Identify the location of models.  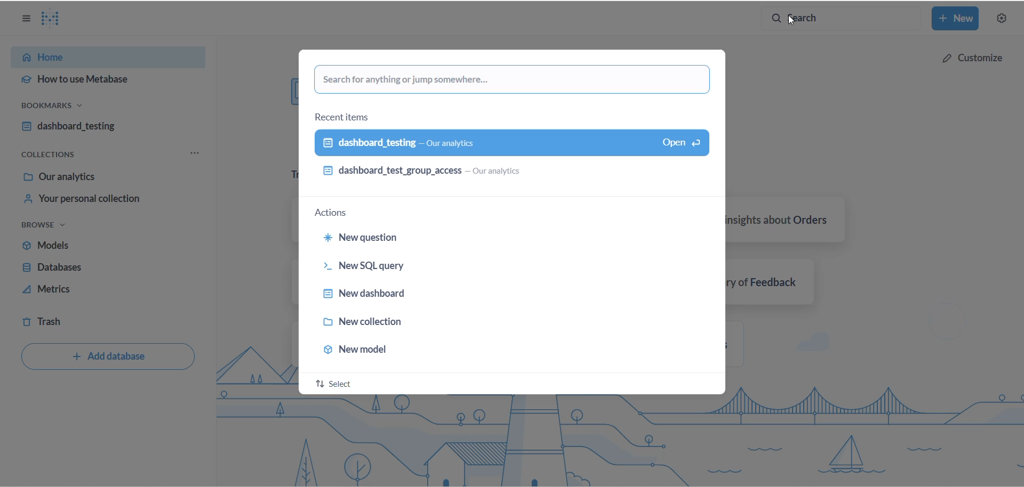
(92, 248).